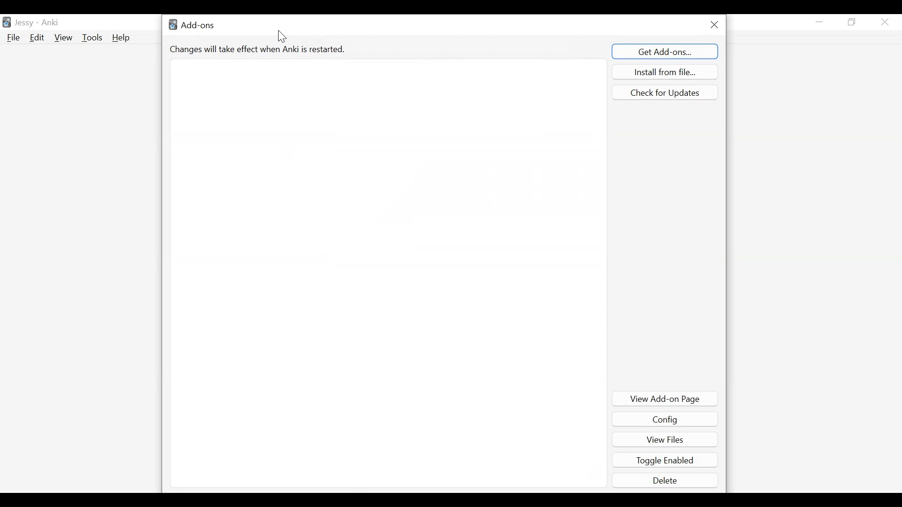  I want to click on Check for updates, so click(664, 92).